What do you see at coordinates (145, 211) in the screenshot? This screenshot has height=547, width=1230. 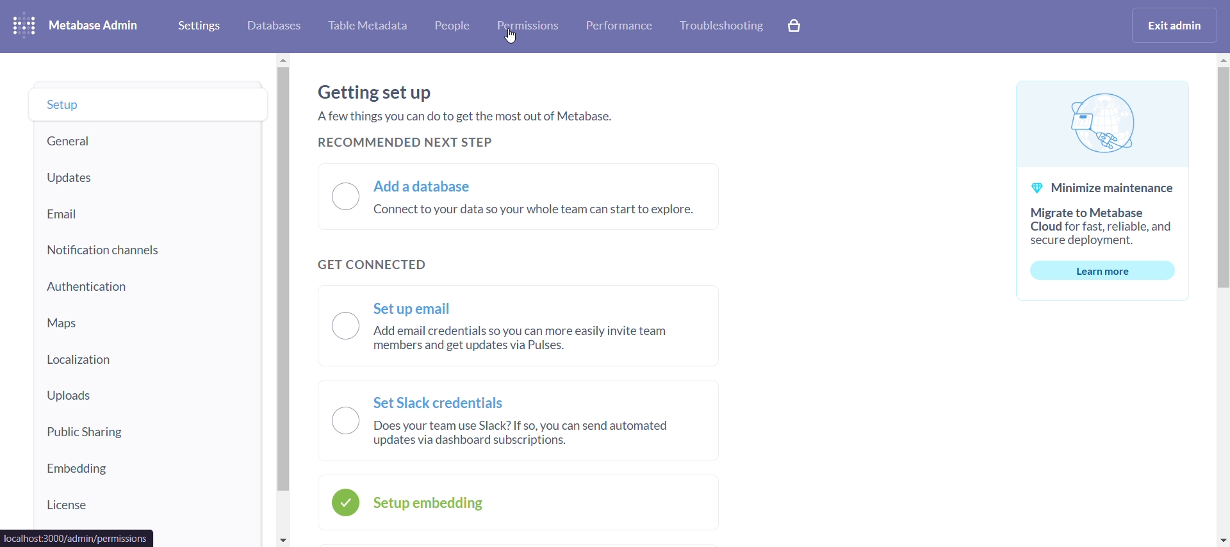 I see `email` at bounding box center [145, 211].